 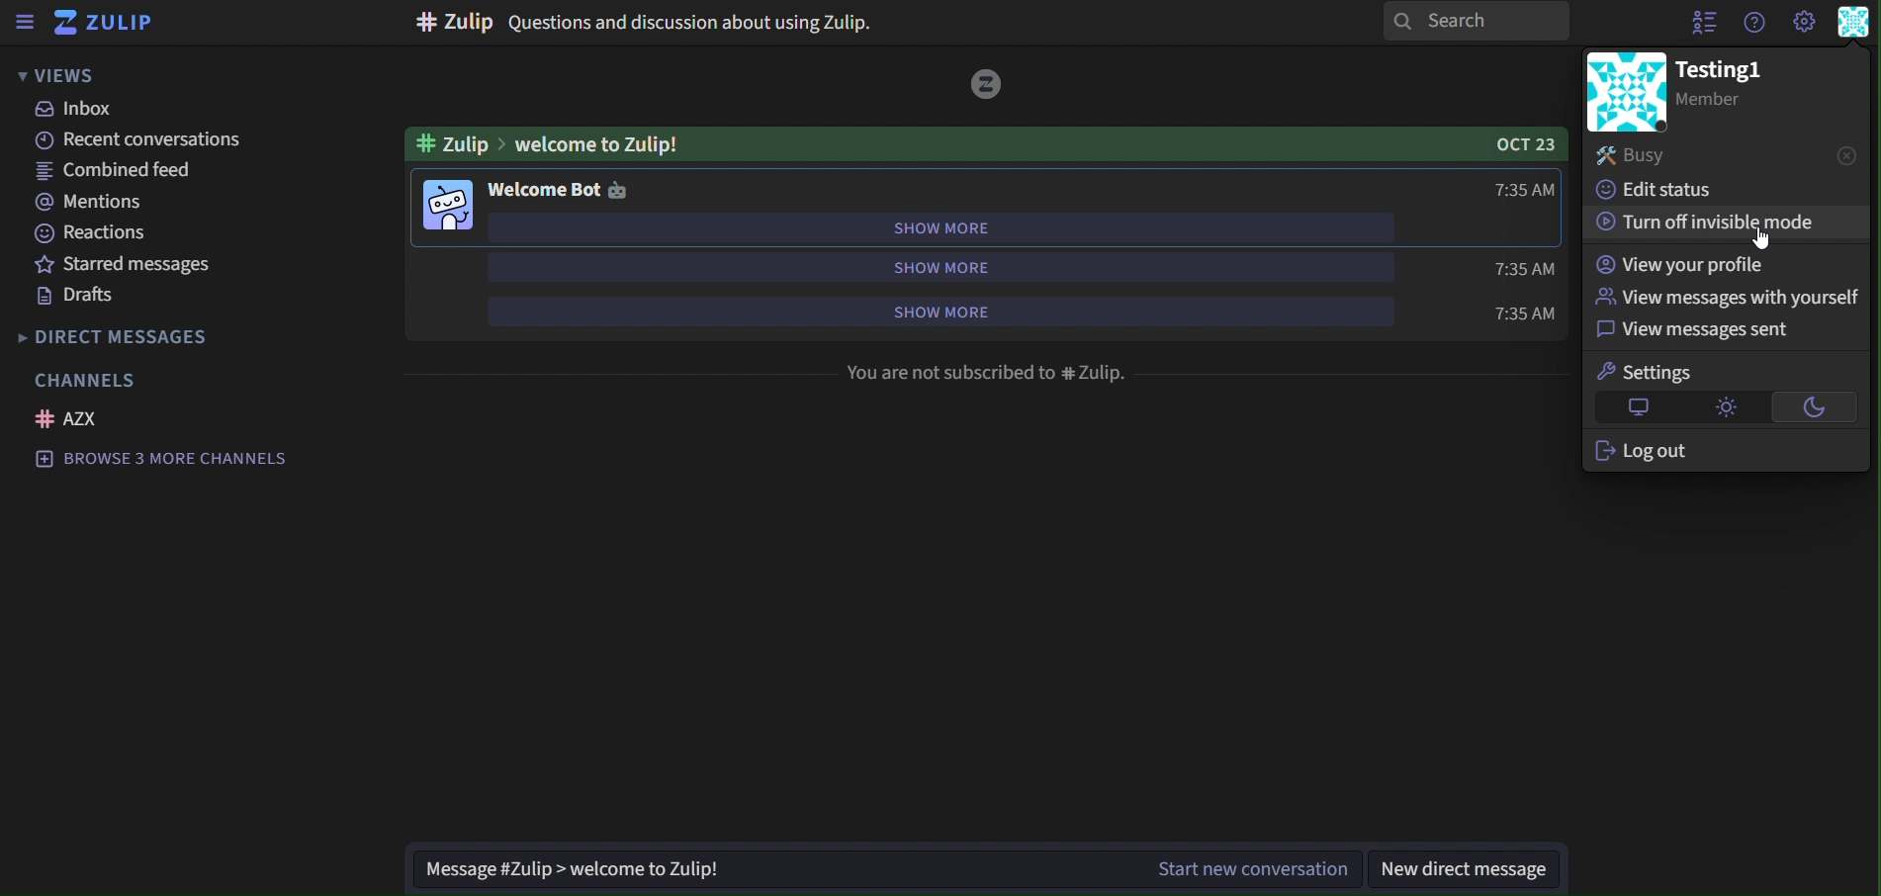 What do you see at coordinates (1467, 869) in the screenshot?
I see `new direct message` at bounding box center [1467, 869].